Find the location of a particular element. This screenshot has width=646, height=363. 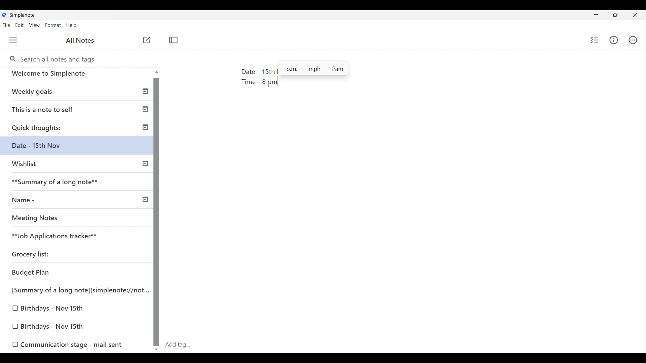

Help menu is located at coordinates (72, 25).